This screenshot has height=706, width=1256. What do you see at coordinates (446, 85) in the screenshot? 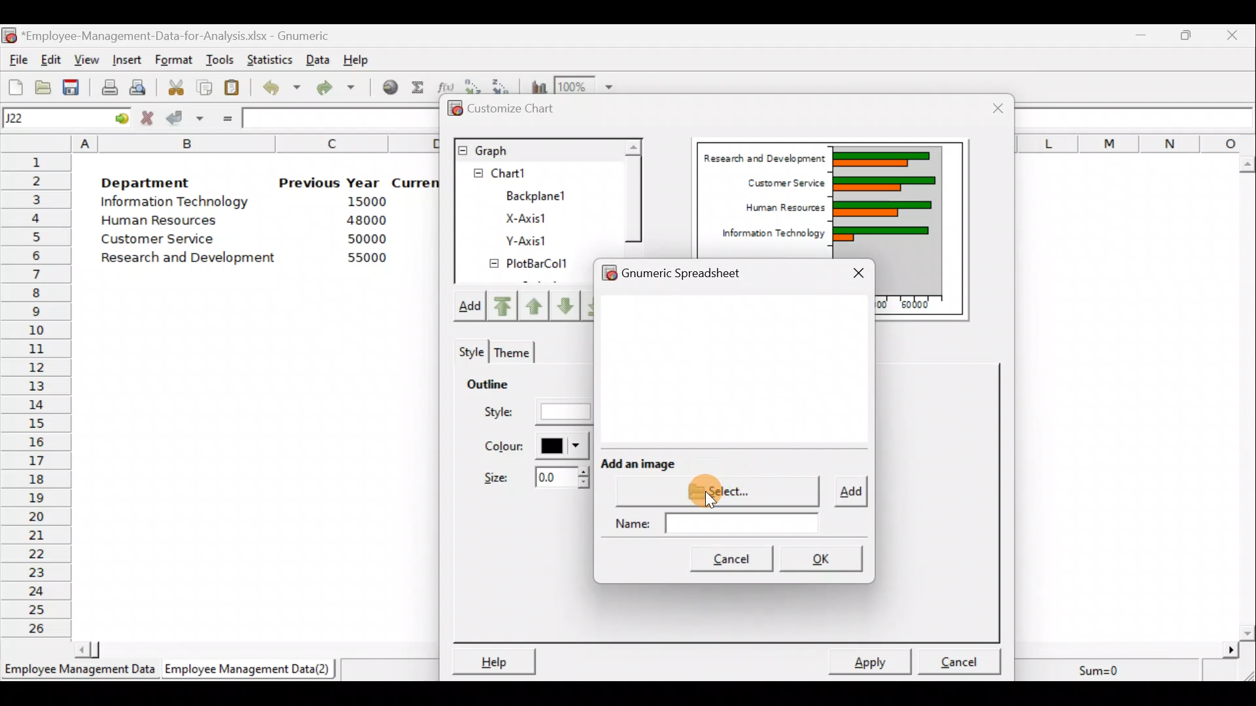
I see `Edit a function in the current cell` at bounding box center [446, 85].